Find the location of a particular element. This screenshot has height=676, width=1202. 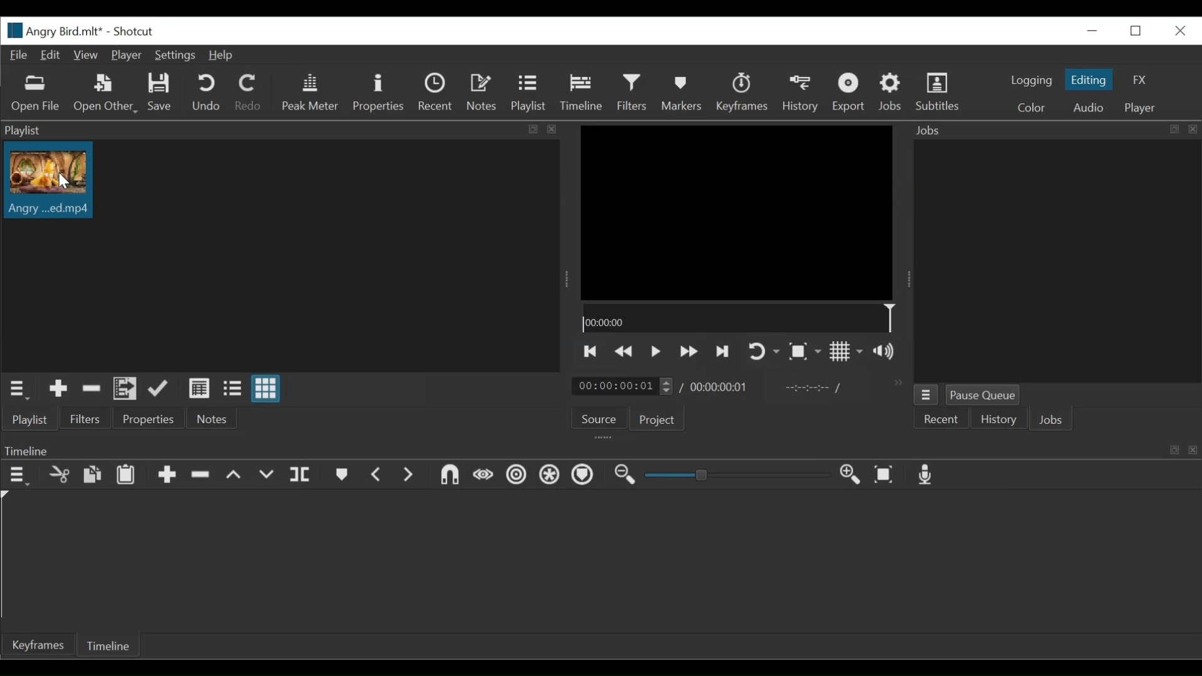

Overwrite is located at coordinates (267, 476).